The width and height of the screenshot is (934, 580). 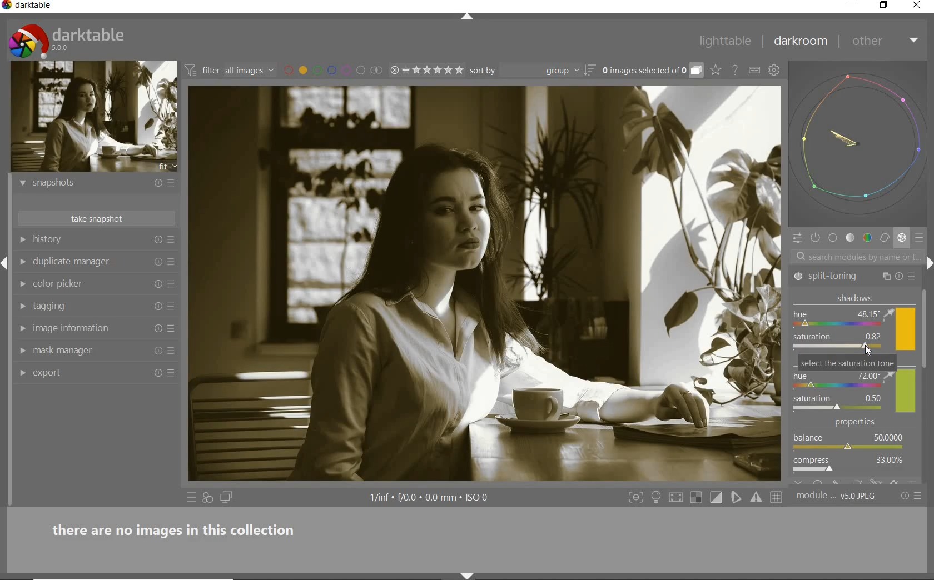 What do you see at coordinates (191, 497) in the screenshot?
I see `quick access to preset` at bounding box center [191, 497].